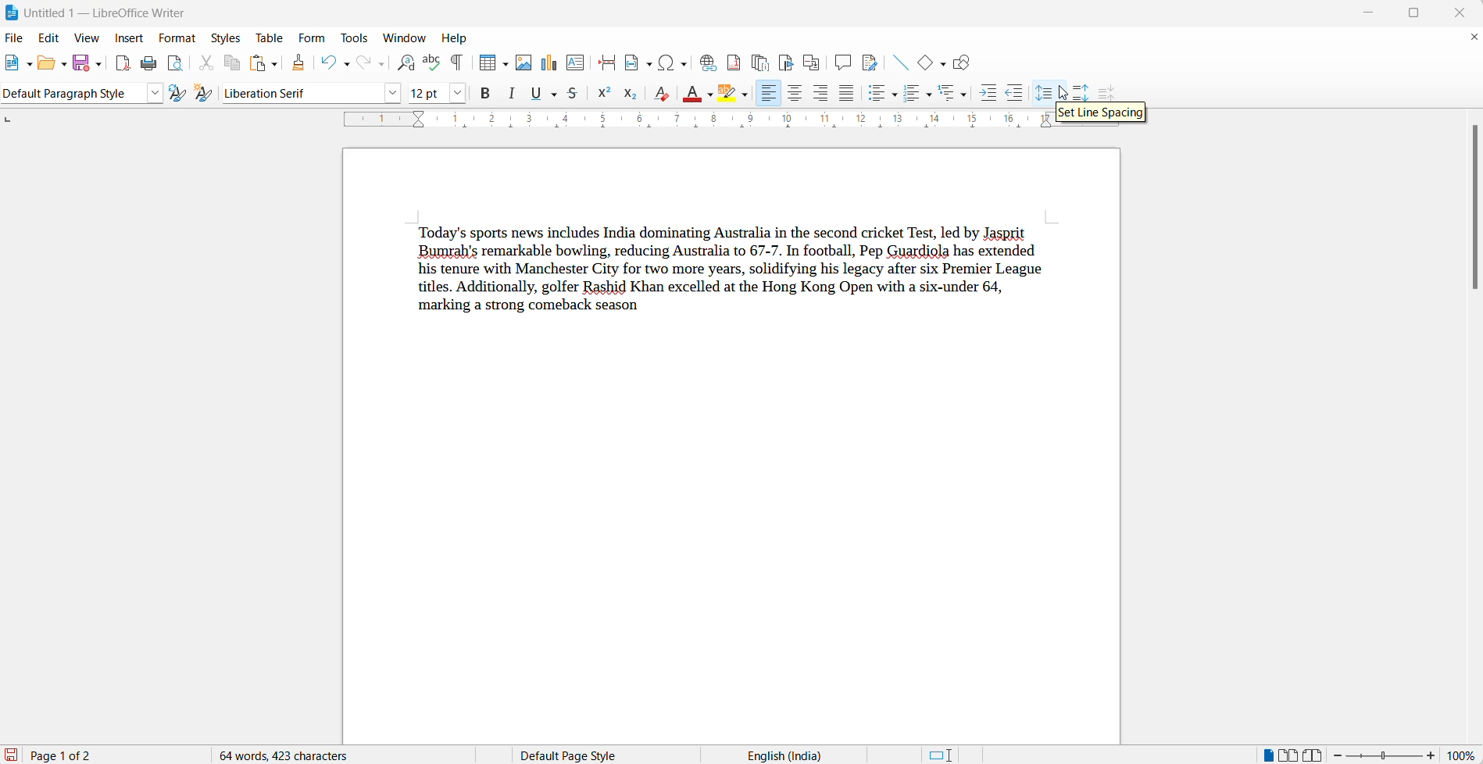 Image resolution: width=1483 pixels, height=764 pixels. What do you see at coordinates (315, 37) in the screenshot?
I see `form` at bounding box center [315, 37].